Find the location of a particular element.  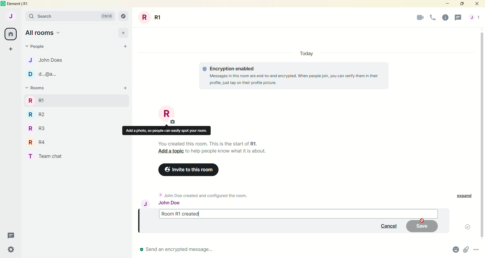

D d.@a. is located at coordinates (43, 74).